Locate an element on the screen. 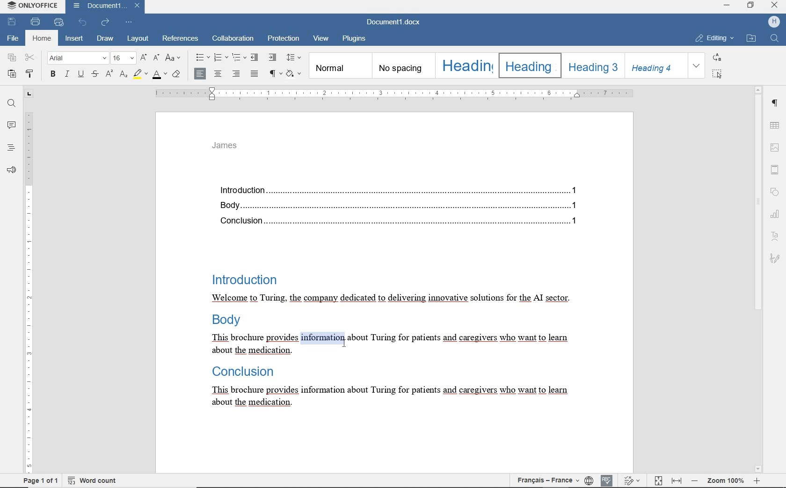 This screenshot has height=488, width=786. DOCUMENT NAME is located at coordinates (397, 22).